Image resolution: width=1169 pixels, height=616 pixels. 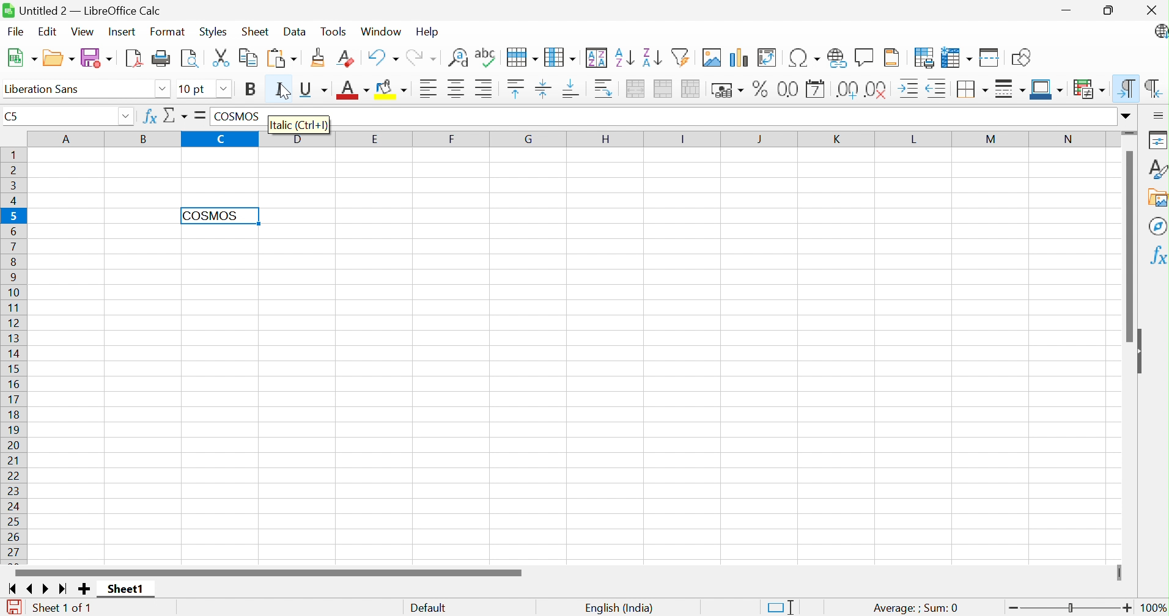 I want to click on Column names, so click(x=569, y=139).